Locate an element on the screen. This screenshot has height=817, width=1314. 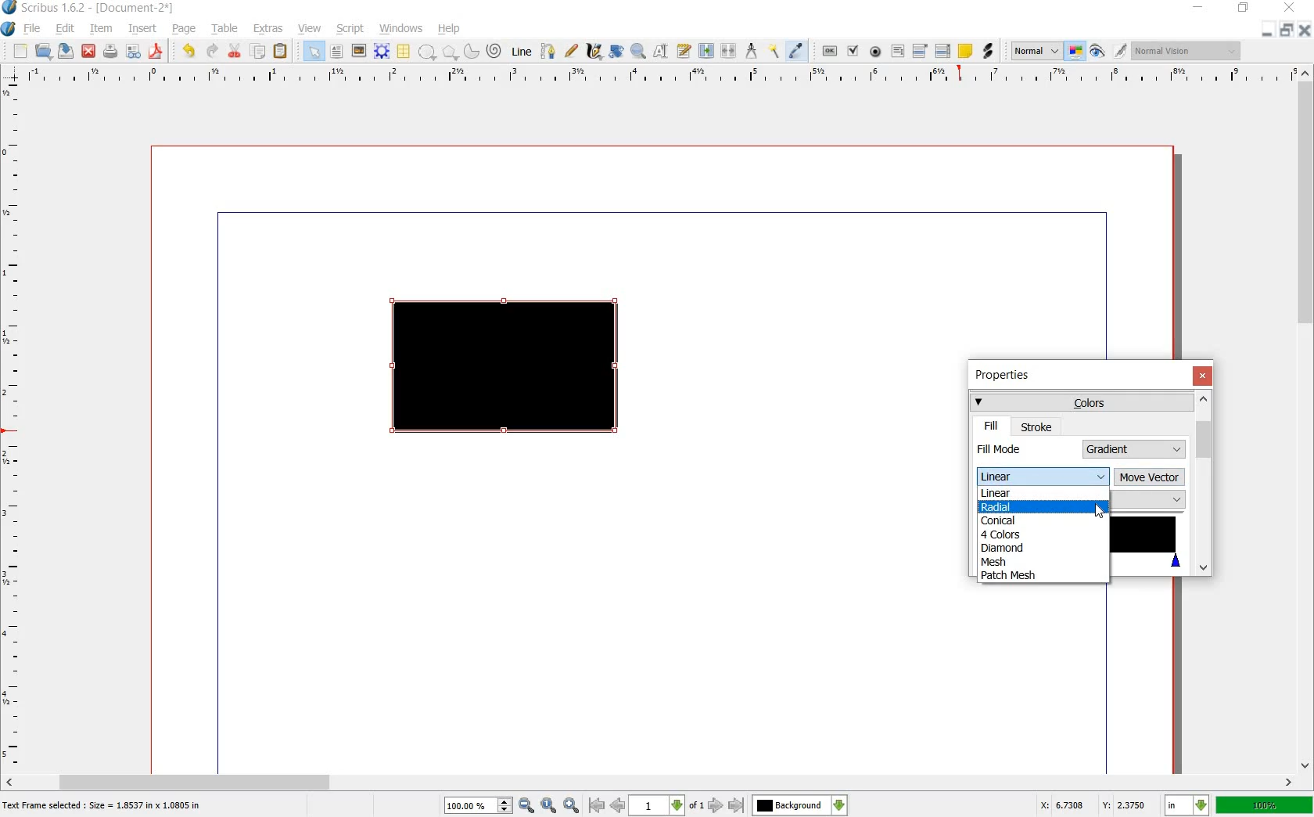
render frame is located at coordinates (382, 52).